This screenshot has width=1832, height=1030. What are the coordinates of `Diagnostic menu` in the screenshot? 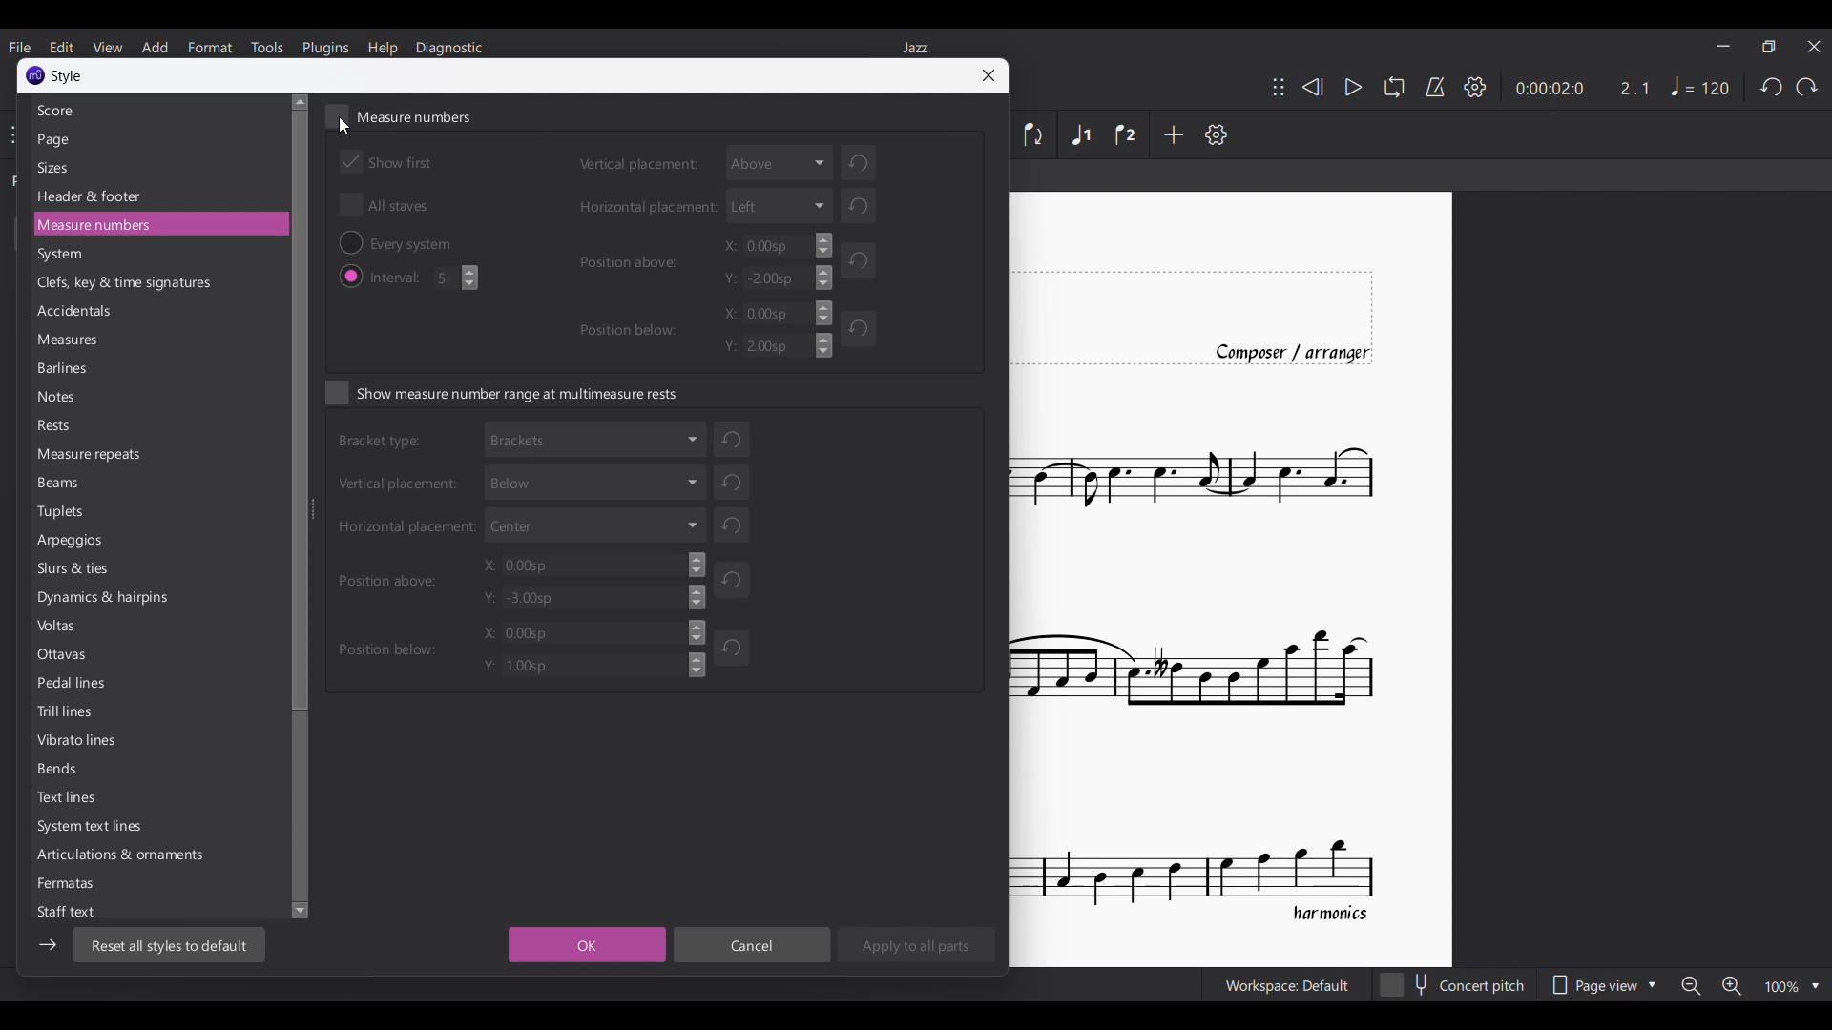 It's located at (448, 49).